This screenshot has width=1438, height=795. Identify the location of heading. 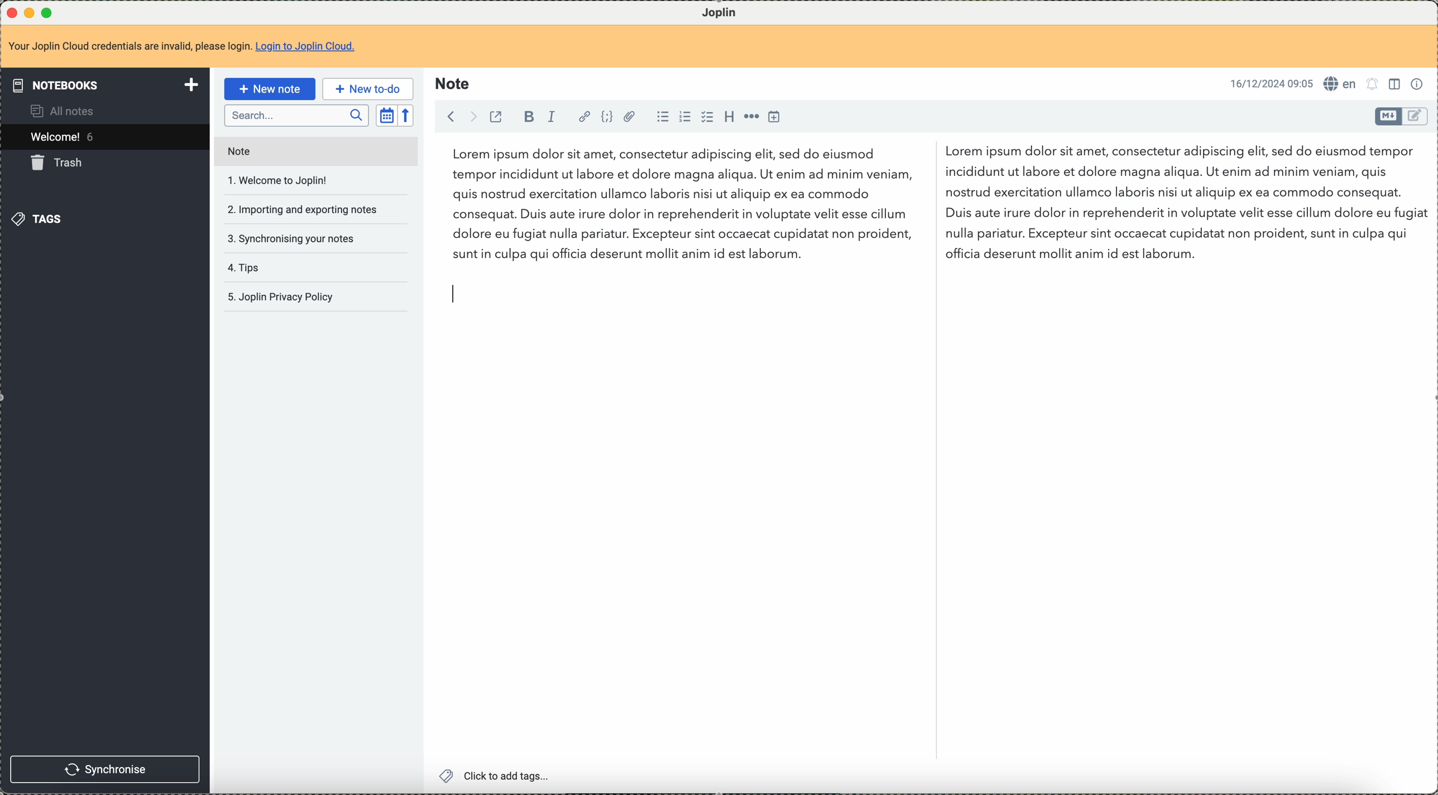
(729, 118).